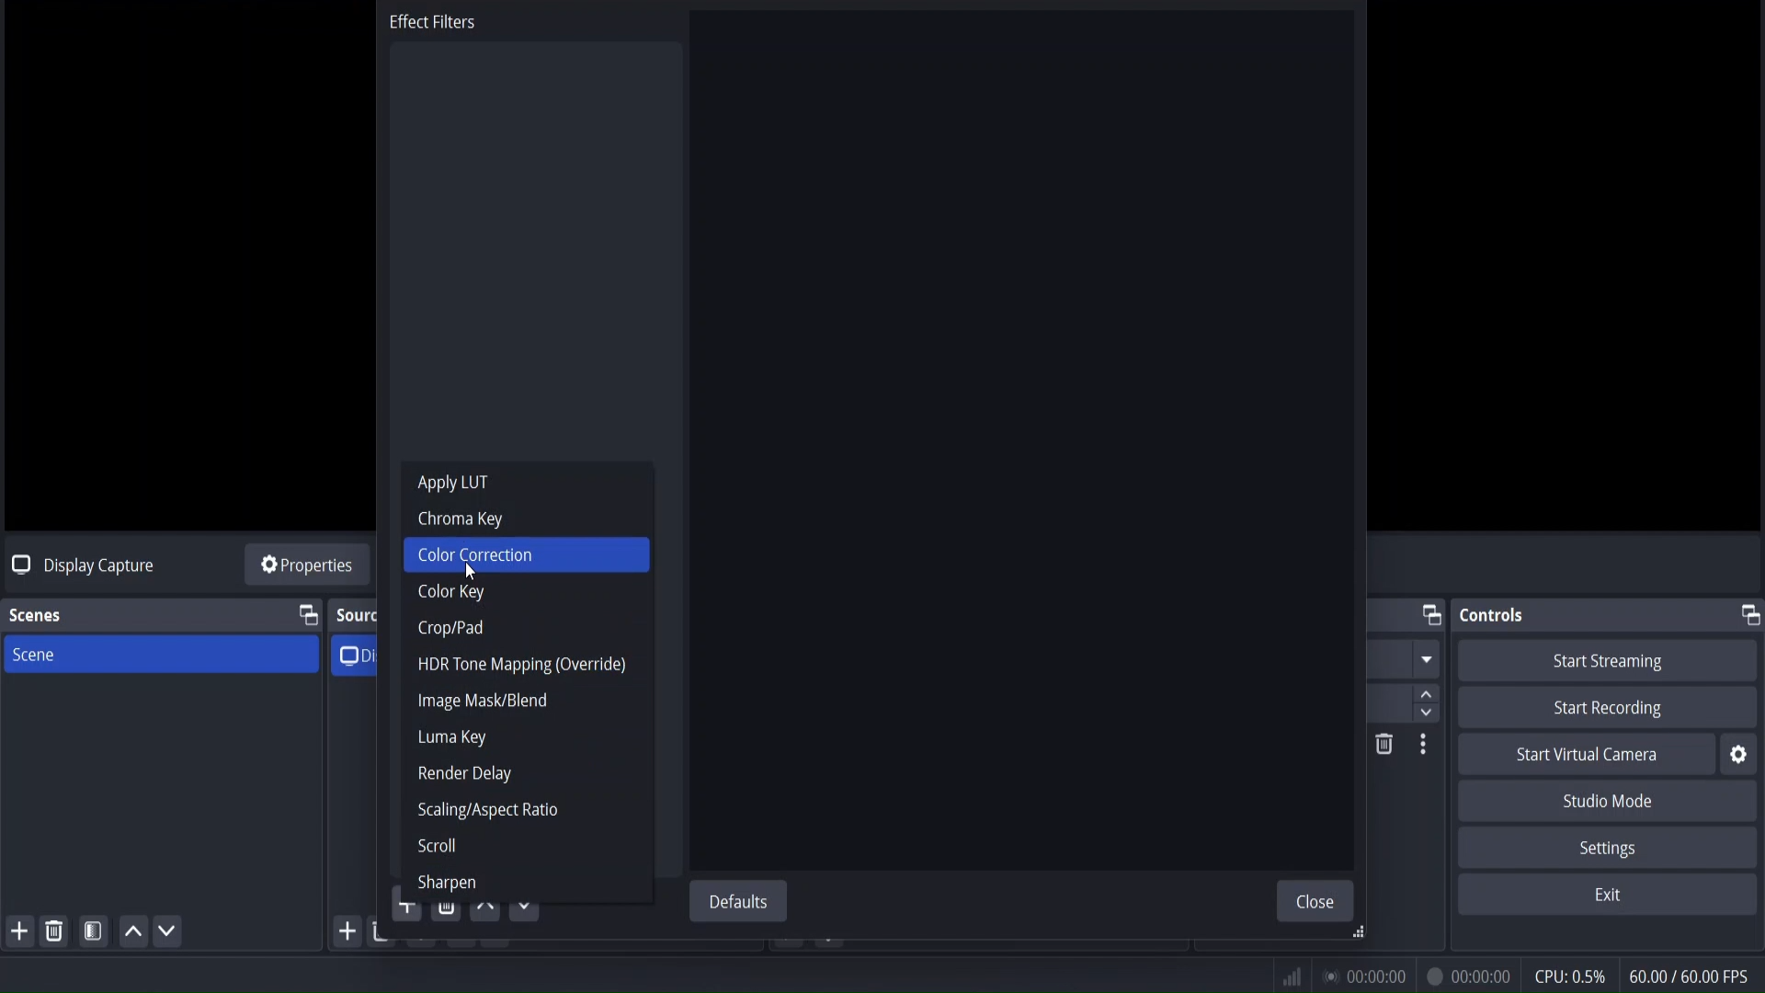 The image size is (1765, 993). What do you see at coordinates (168, 933) in the screenshot?
I see `move scene down` at bounding box center [168, 933].